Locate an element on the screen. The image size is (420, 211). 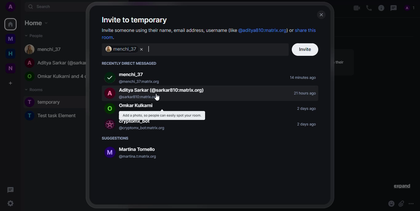
21 hours ago is located at coordinates (303, 94).